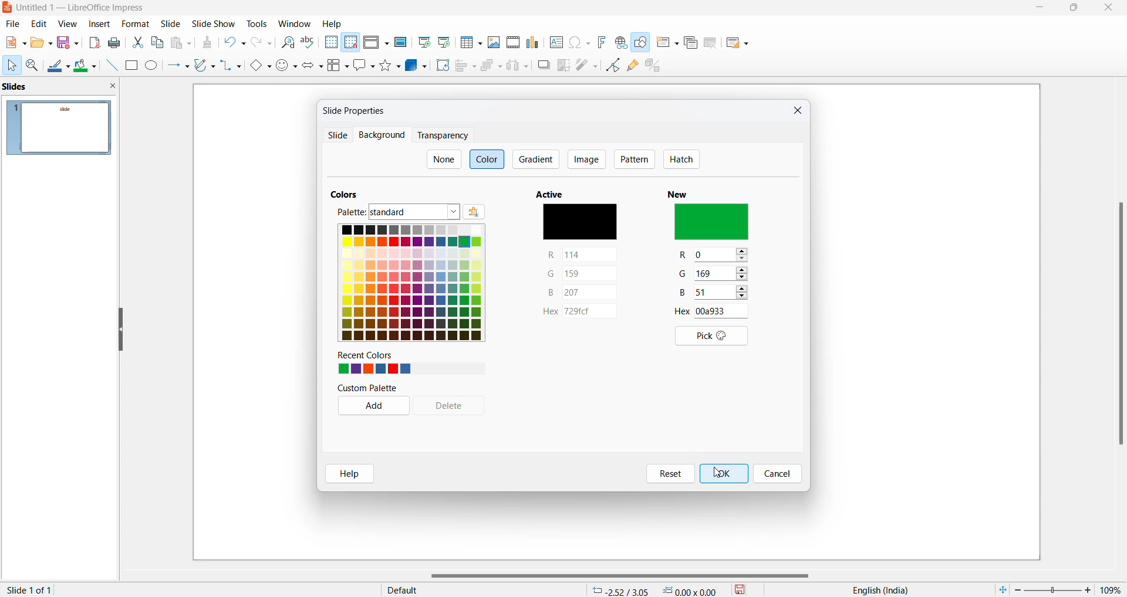 Image resolution: width=1127 pixels, height=597 pixels. Describe the element at coordinates (416, 65) in the screenshot. I see `3d objects` at that location.